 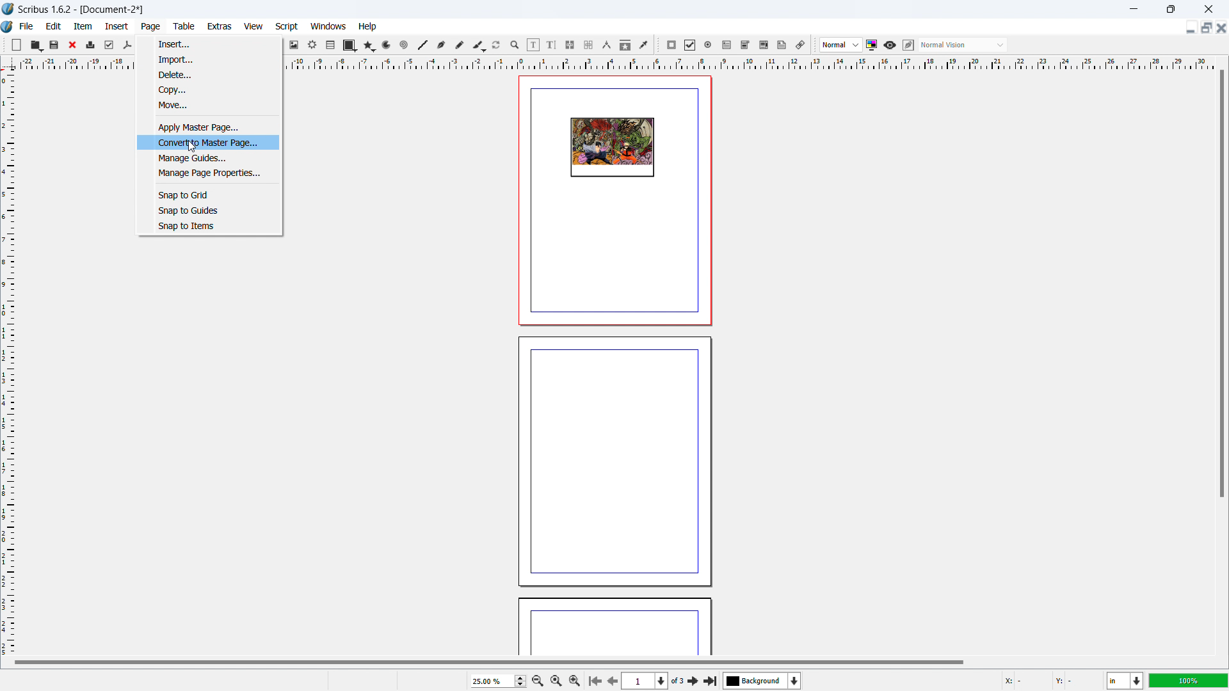 I want to click on new, so click(x=17, y=45).